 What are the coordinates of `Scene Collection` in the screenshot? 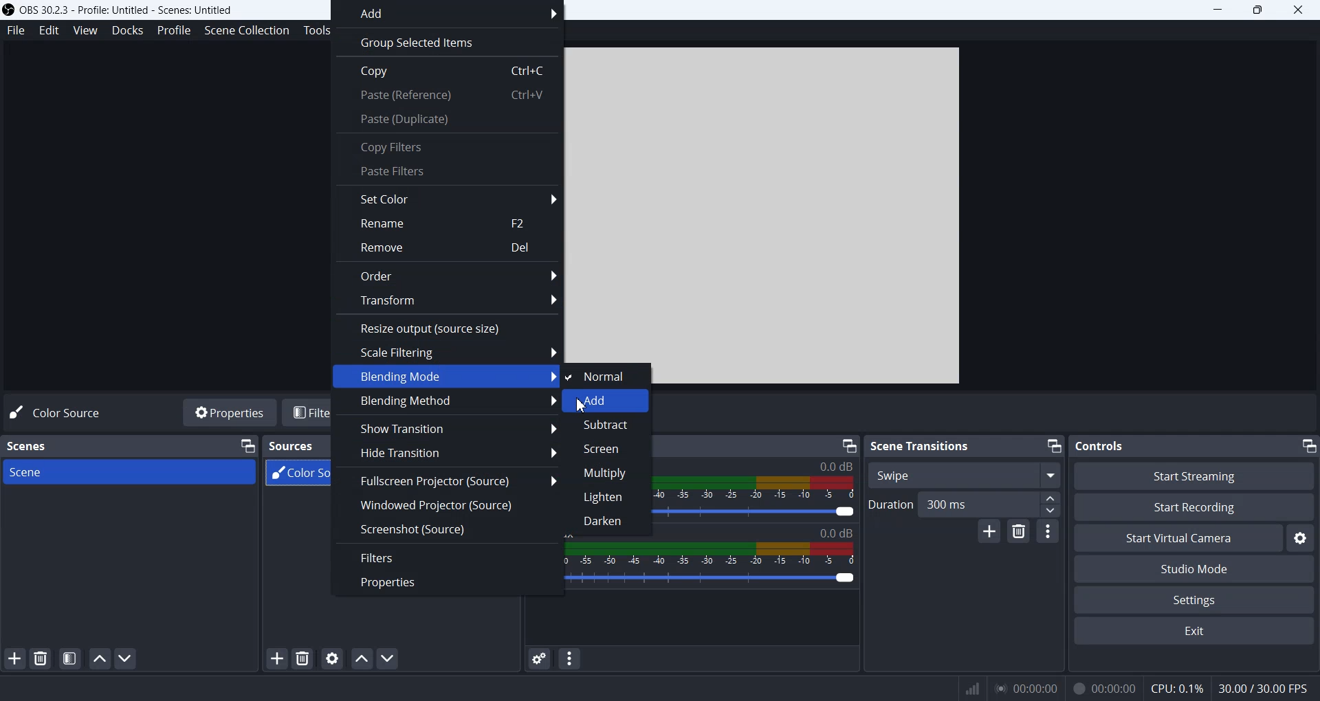 It's located at (247, 31).